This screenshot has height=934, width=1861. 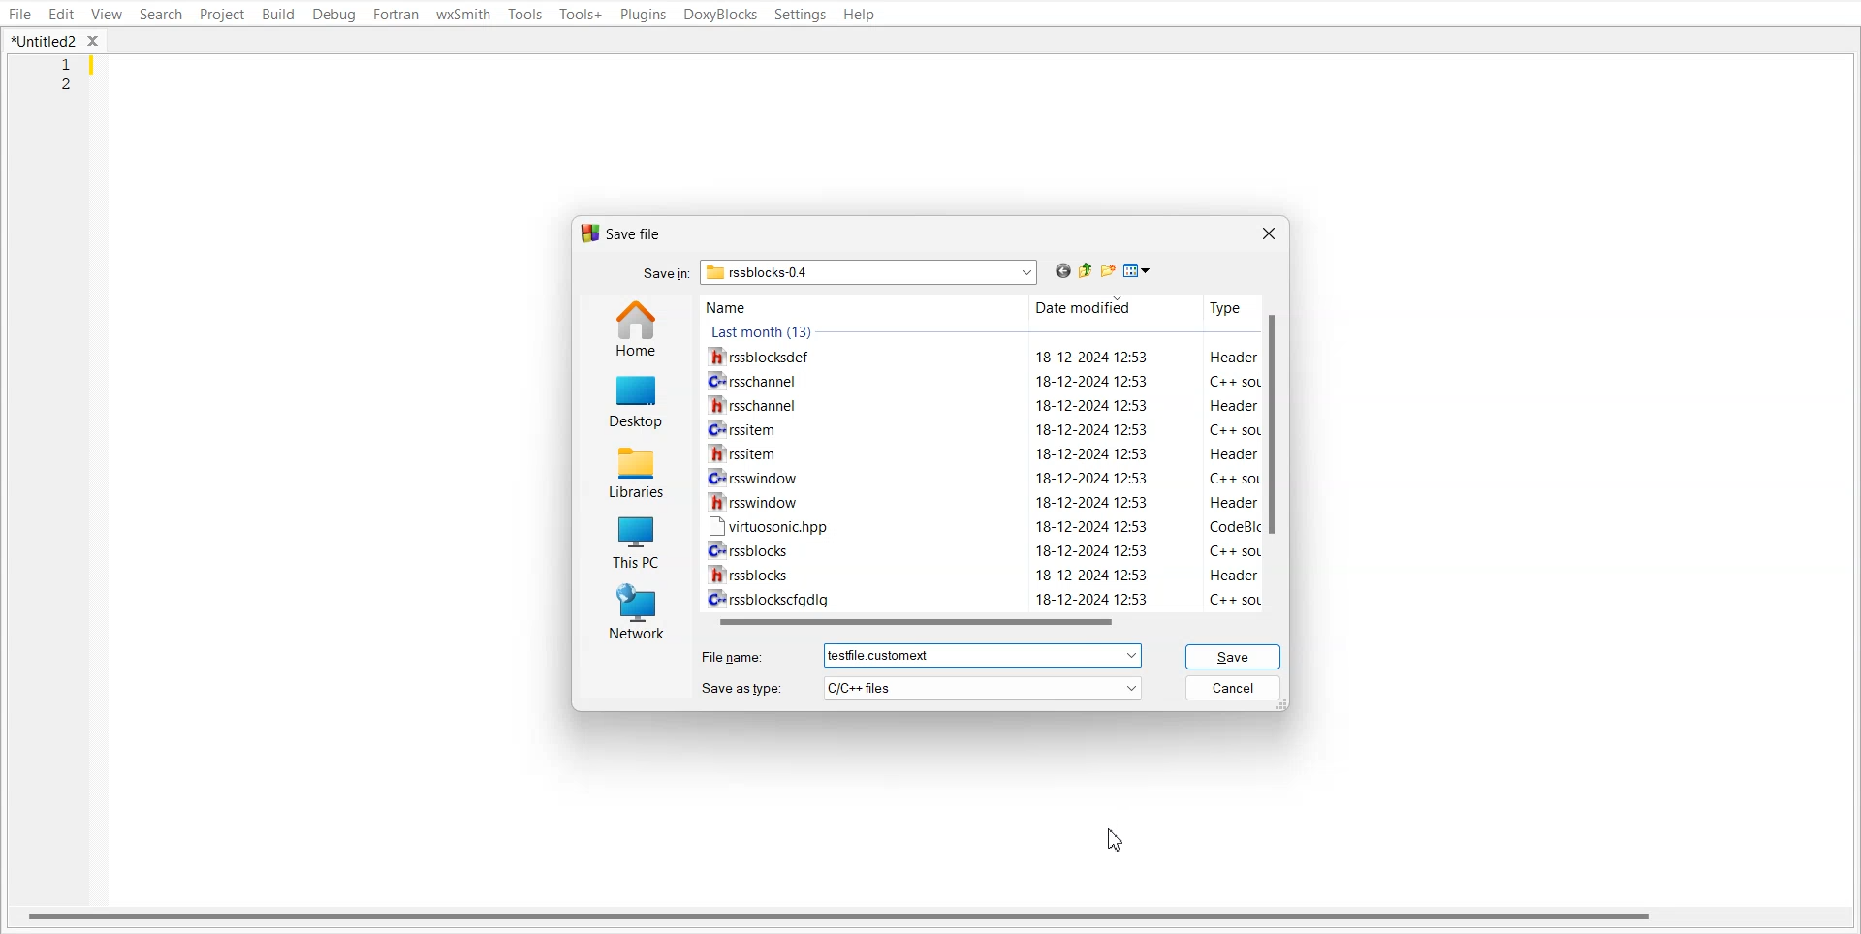 I want to click on Vertical scroll bar, so click(x=1273, y=453).